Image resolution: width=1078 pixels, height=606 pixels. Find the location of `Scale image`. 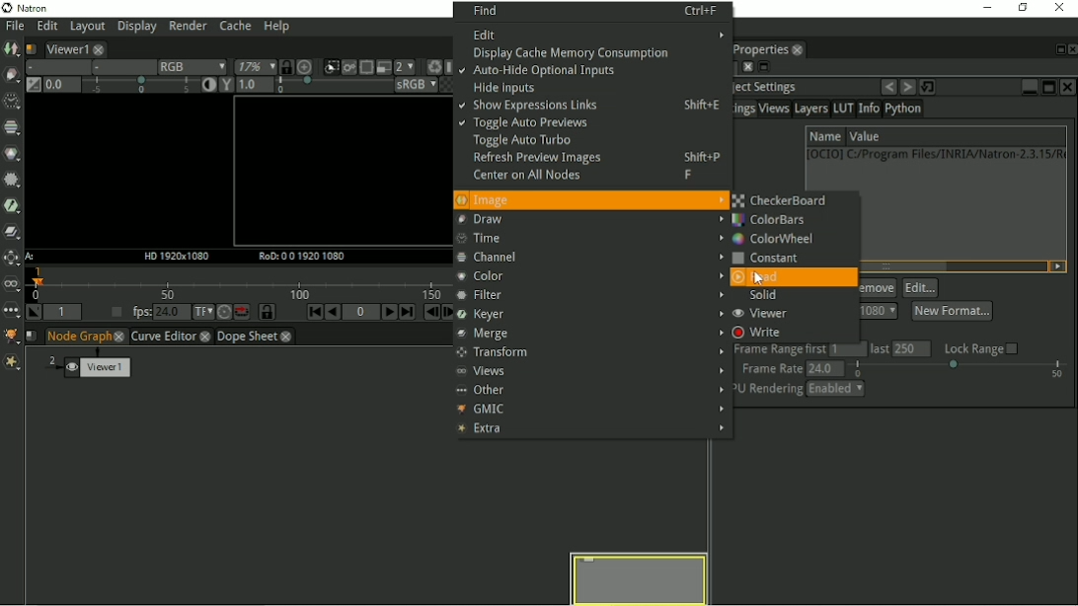

Scale image is located at coordinates (306, 66).